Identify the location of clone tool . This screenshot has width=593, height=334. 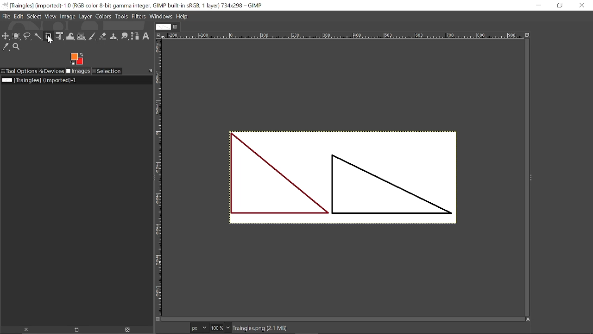
(114, 37).